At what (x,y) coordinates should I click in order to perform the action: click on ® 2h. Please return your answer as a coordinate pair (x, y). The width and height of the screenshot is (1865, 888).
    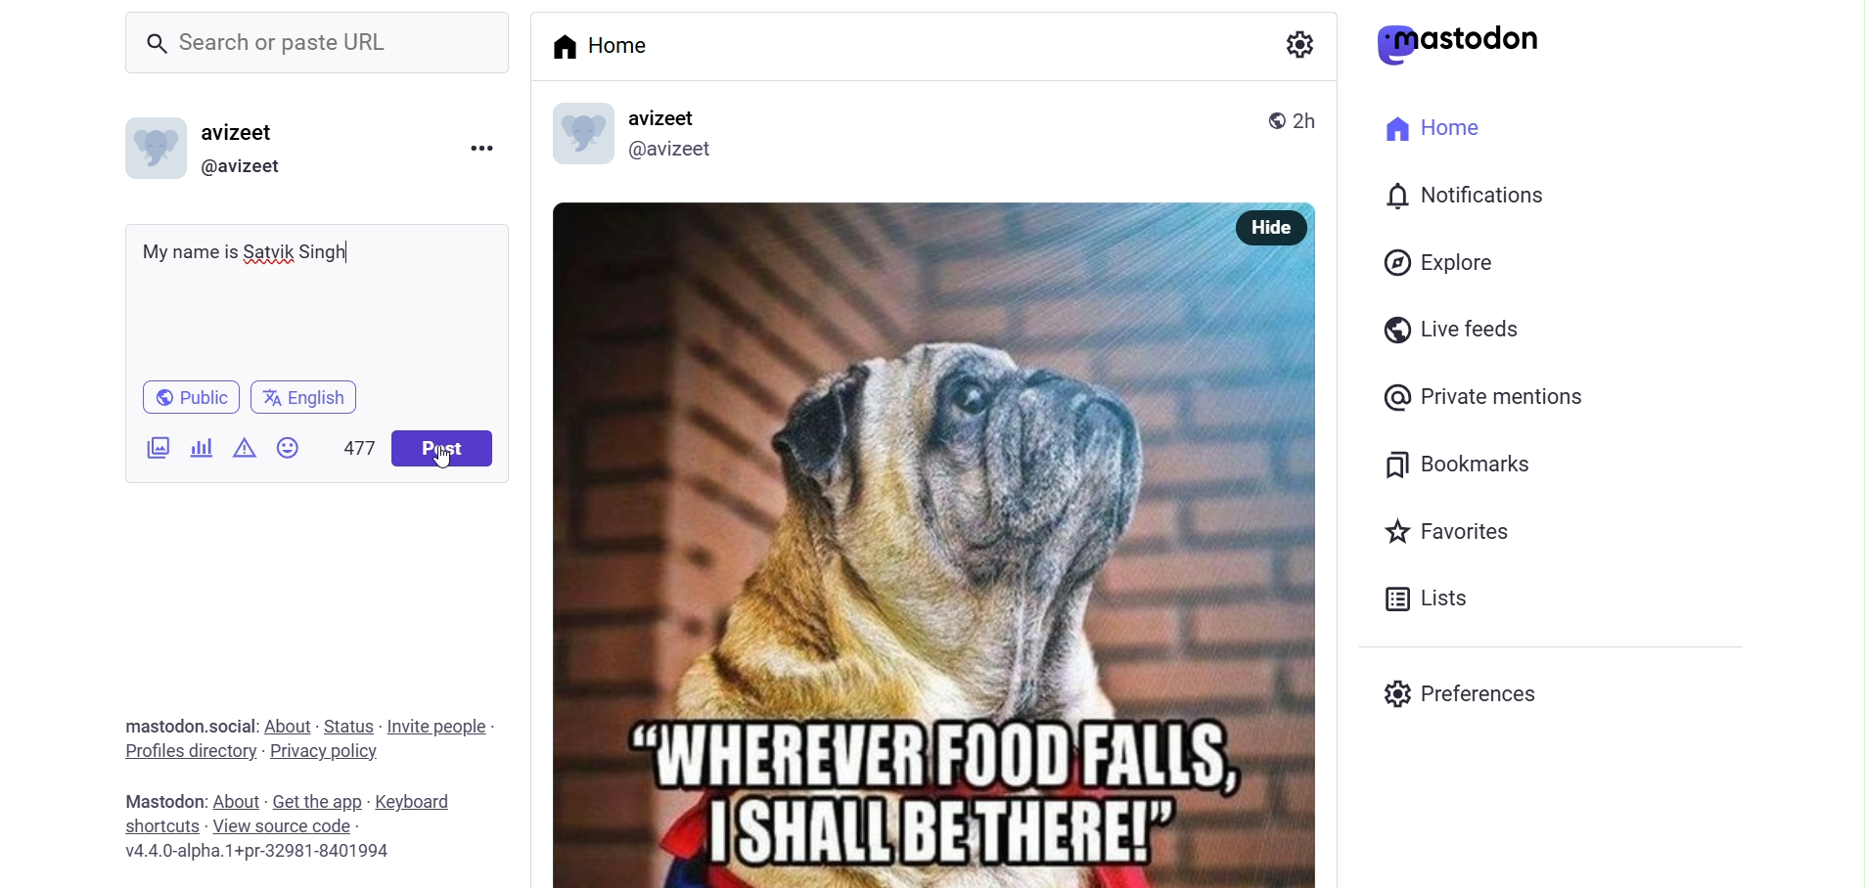
    Looking at the image, I should click on (1278, 123).